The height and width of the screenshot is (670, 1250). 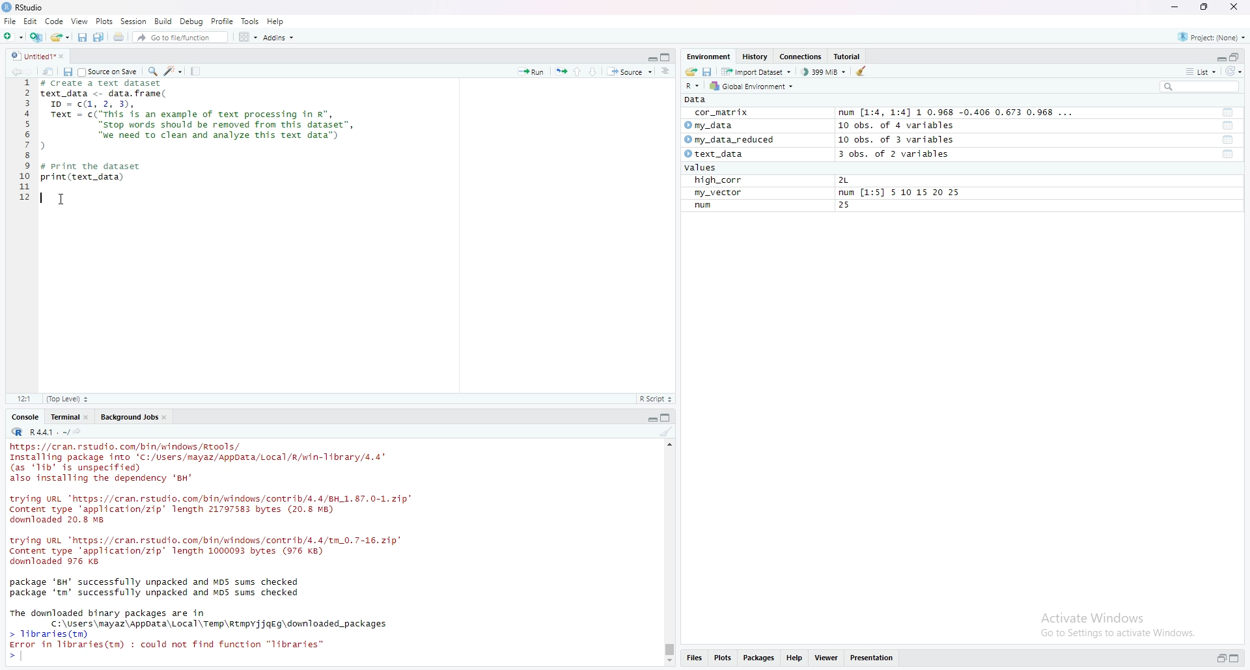 I want to click on 25, so click(x=845, y=206).